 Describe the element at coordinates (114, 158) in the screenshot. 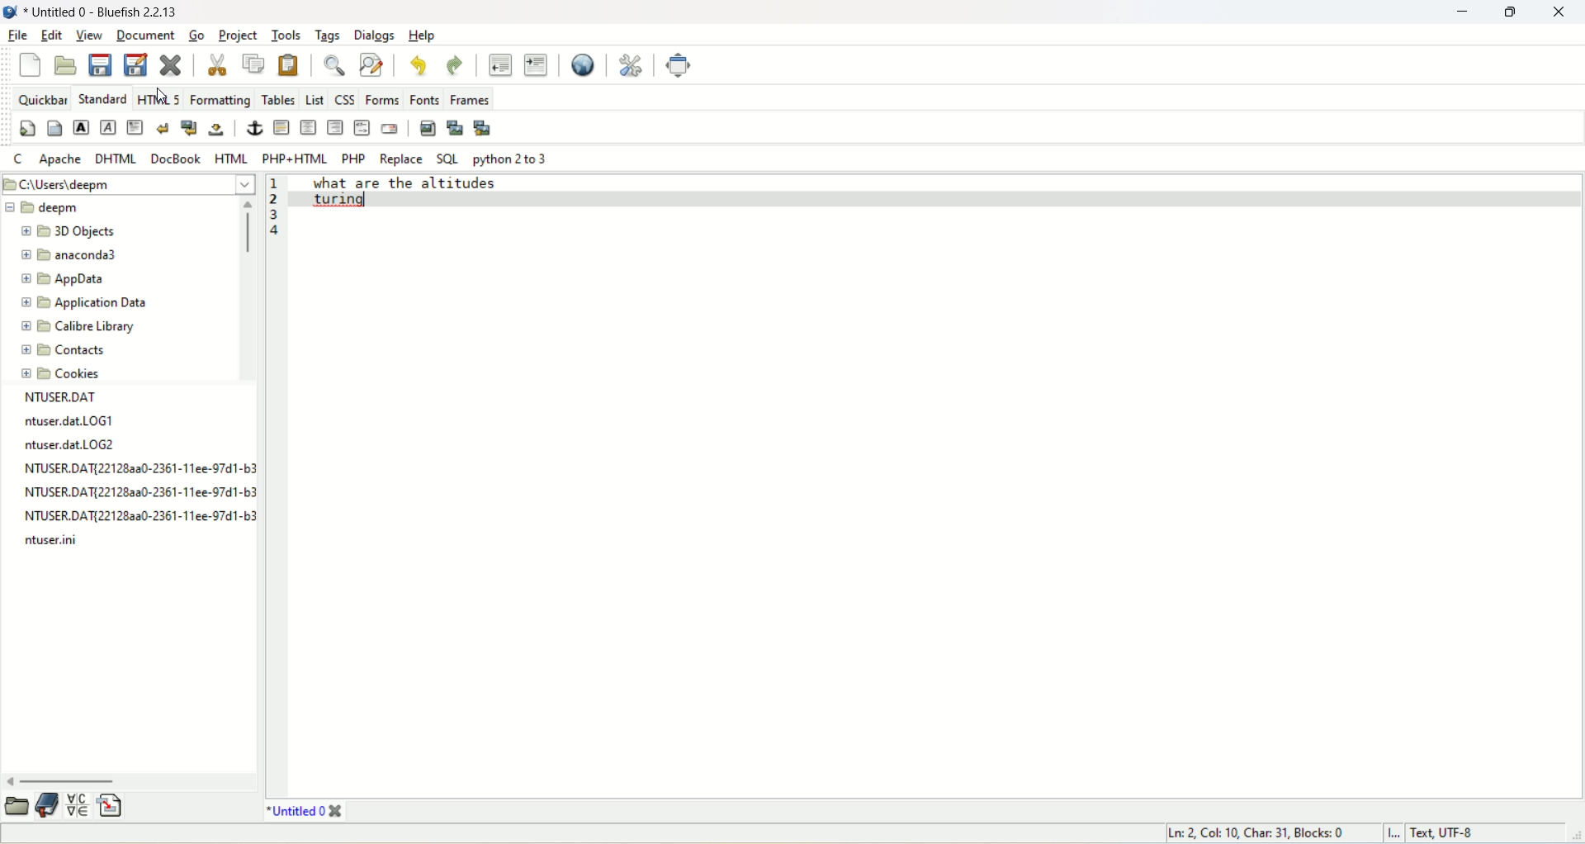

I see `DHTML` at that location.